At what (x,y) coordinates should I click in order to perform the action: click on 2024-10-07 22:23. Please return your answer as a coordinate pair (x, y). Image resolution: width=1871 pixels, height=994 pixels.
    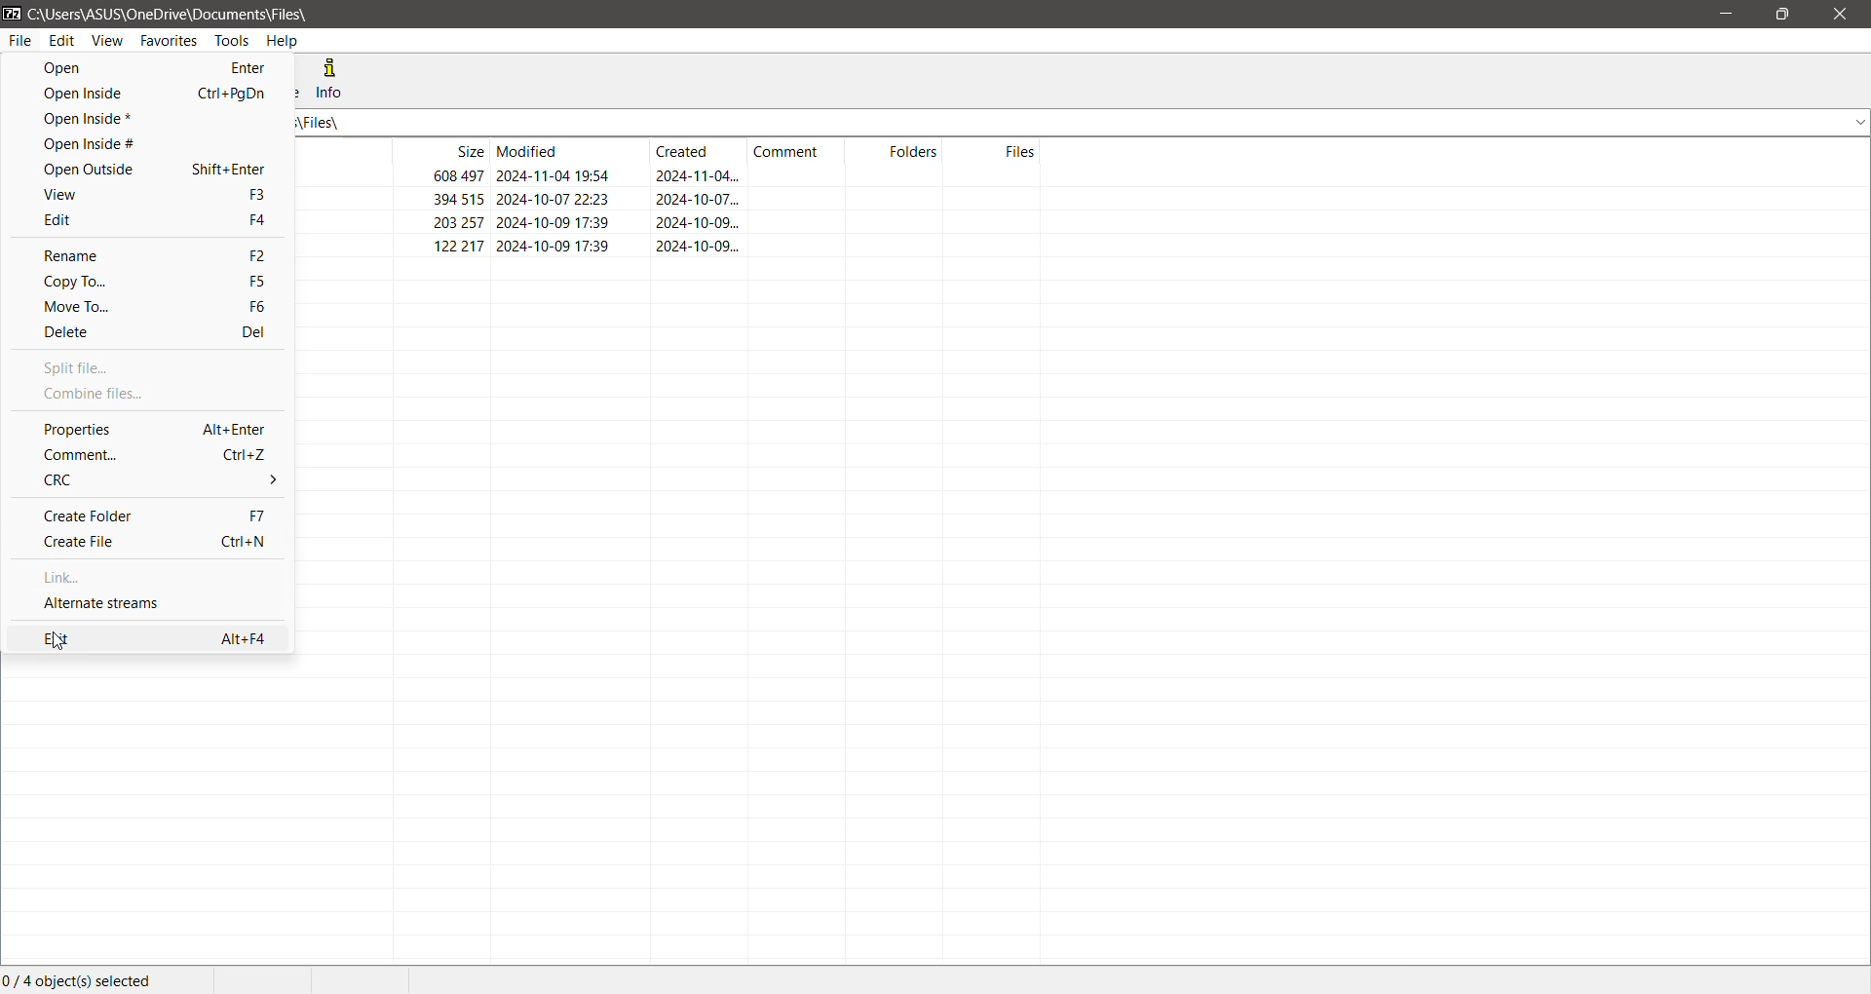
    Looking at the image, I should click on (554, 200).